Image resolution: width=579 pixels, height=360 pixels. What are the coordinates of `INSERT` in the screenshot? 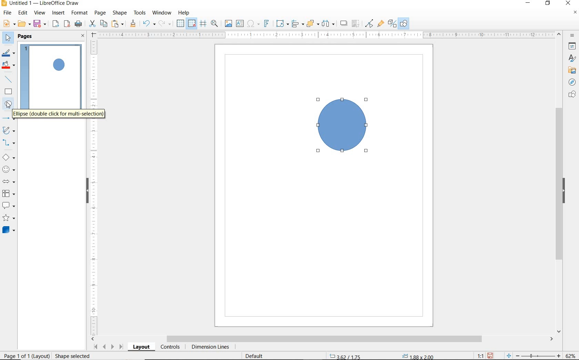 It's located at (59, 13).